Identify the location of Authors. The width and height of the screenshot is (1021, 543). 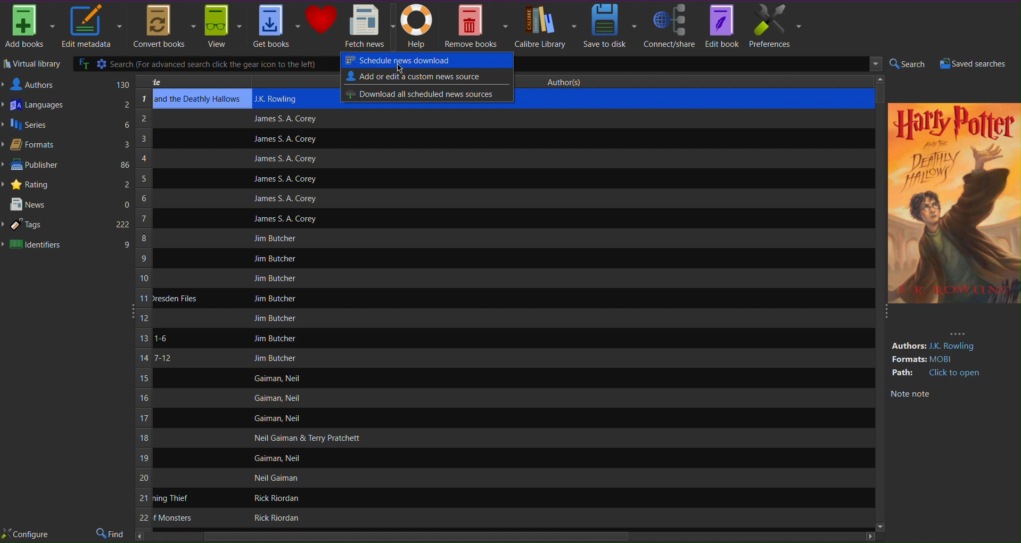
(67, 84).